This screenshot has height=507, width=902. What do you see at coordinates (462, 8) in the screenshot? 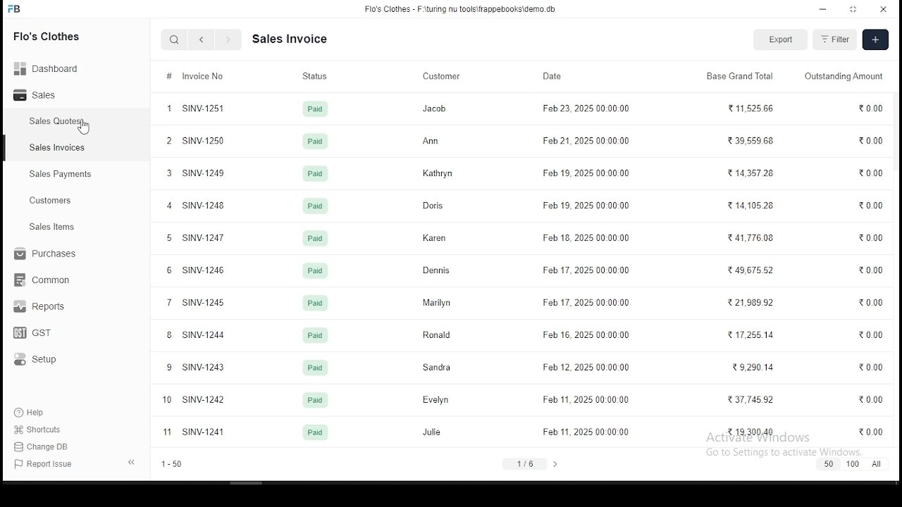
I see `Flo's Clothes - F-\turing nu tools\frappebooks\demo db` at bounding box center [462, 8].